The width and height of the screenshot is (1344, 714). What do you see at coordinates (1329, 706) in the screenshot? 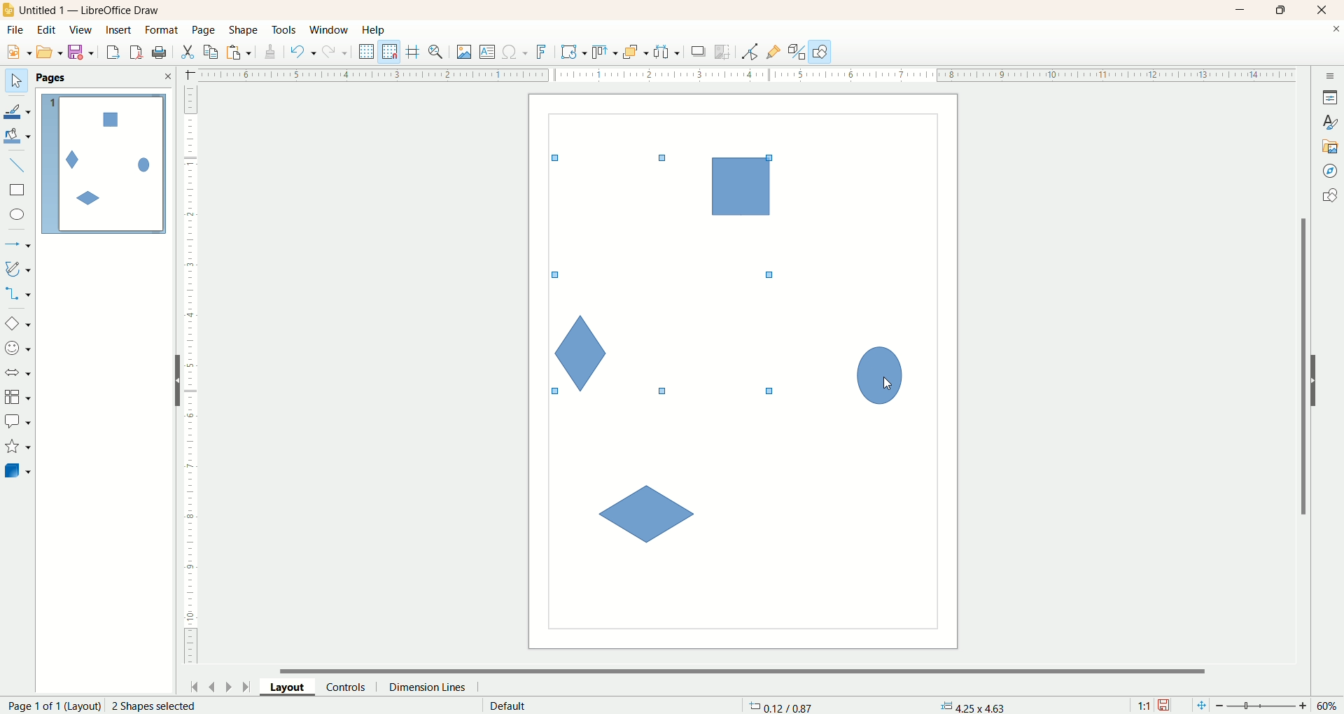
I see `zoom percent` at bounding box center [1329, 706].